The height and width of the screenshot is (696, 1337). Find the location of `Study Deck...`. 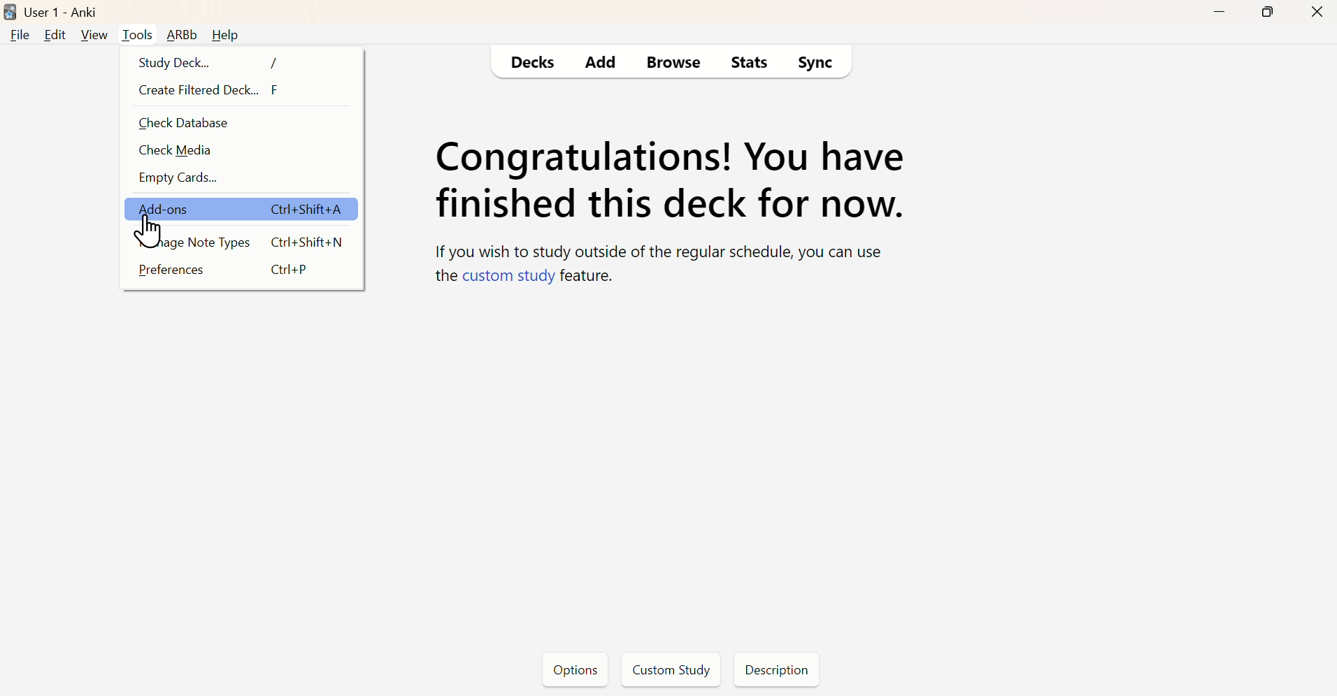

Study Deck... is located at coordinates (210, 61).